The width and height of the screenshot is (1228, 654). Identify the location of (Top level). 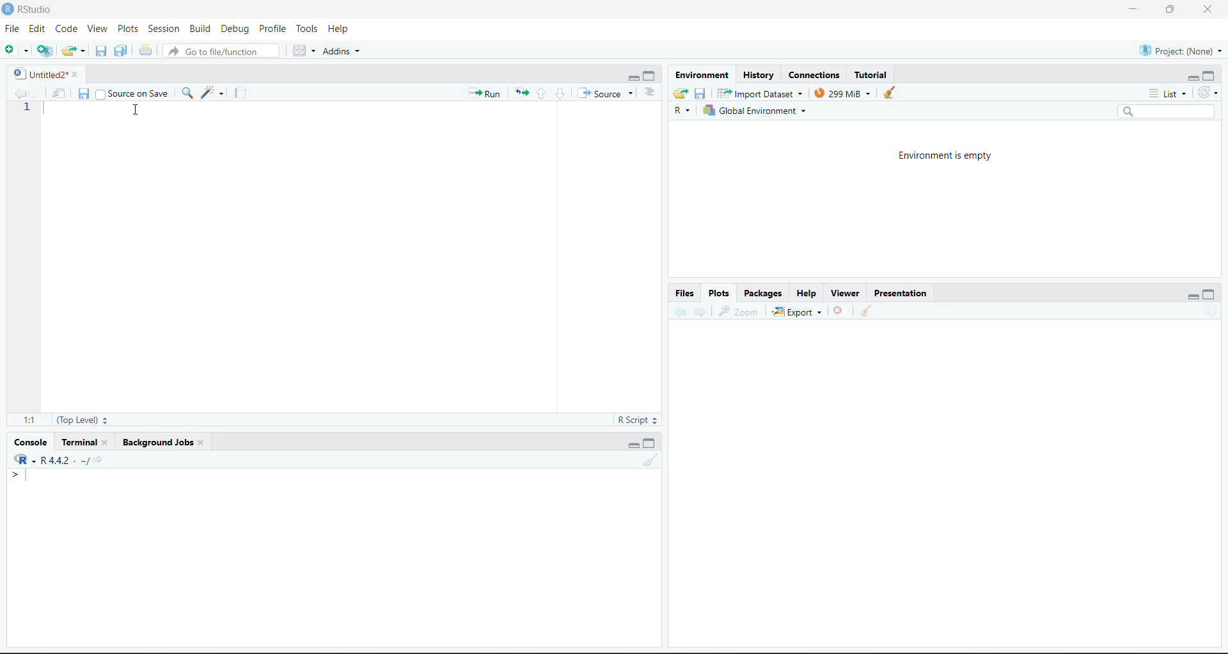
(83, 420).